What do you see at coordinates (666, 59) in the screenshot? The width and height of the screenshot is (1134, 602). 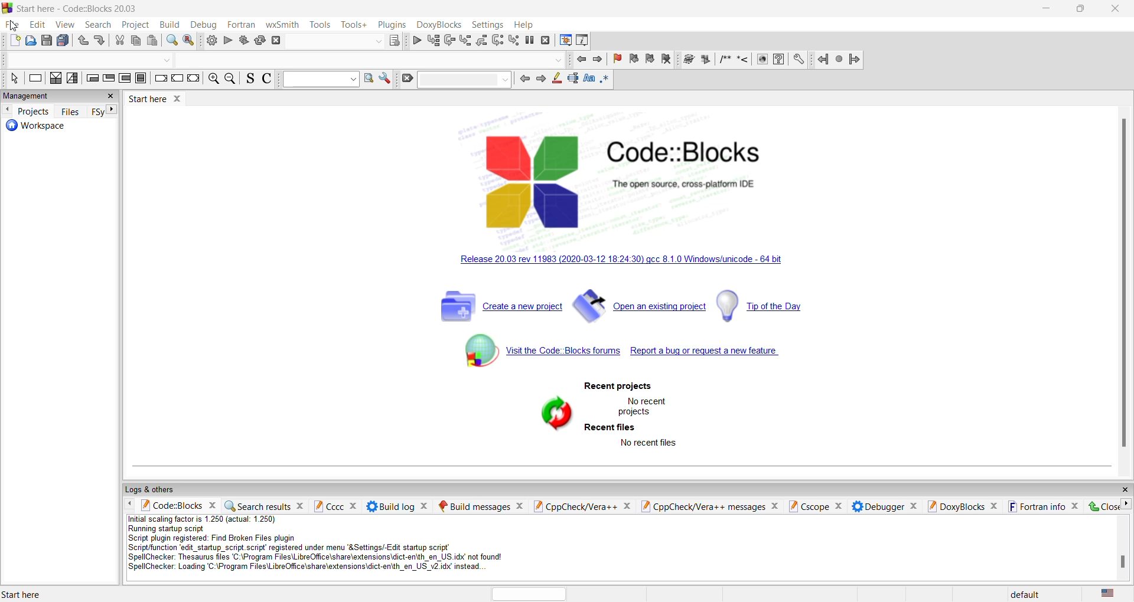 I see `clear bookmarks` at bounding box center [666, 59].